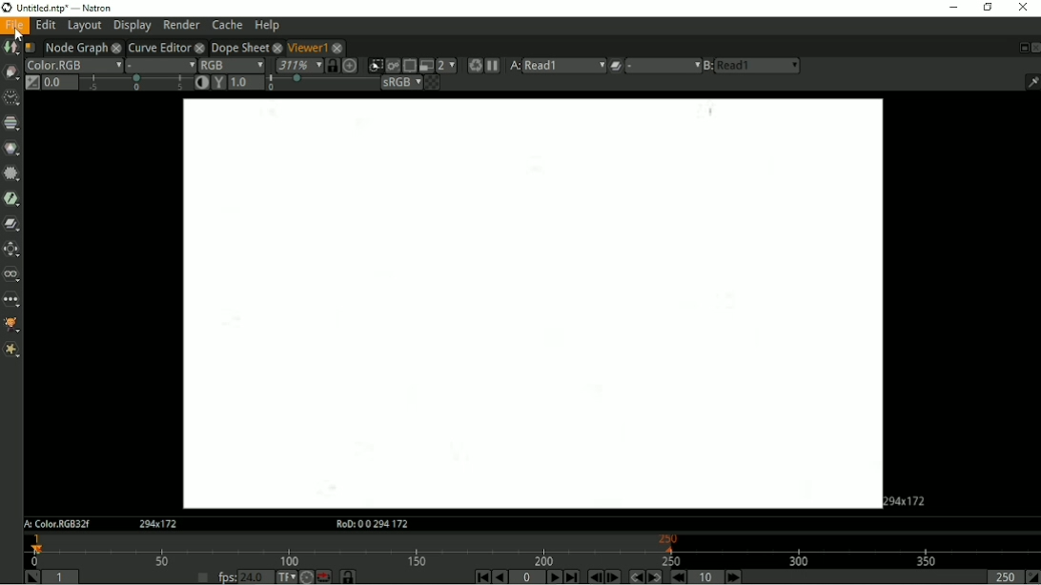 This screenshot has height=585, width=1041. Describe the element at coordinates (401, 83) in the screenshot. I see `Viewer color process` at that location.